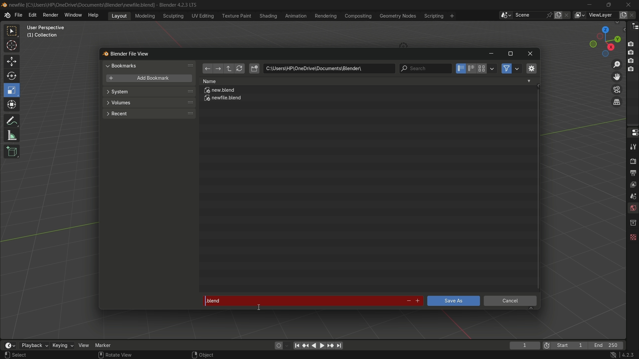  I want to click on playback, so click(34, 345).